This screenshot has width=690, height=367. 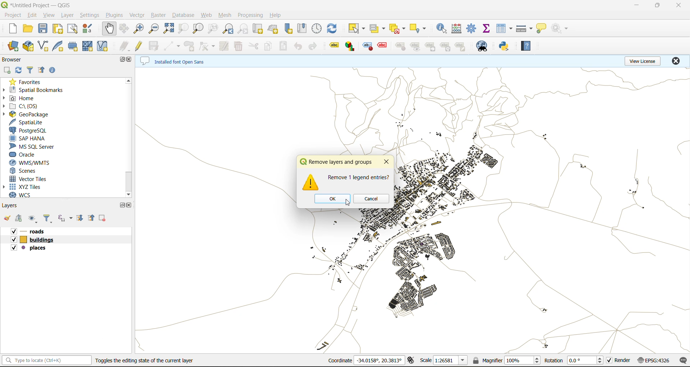 I want to click on wms, so click(x=39, y=164).